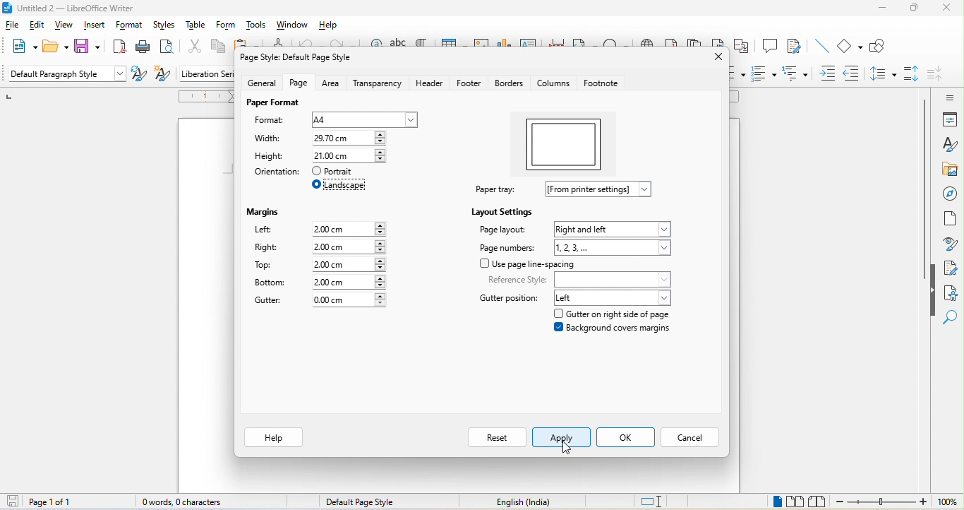 The height and width of the screenshot is (510, 964). What do you see at coordinates (471, 83) in the screenshot?
I see `footer` at bounding box center [471, 83].